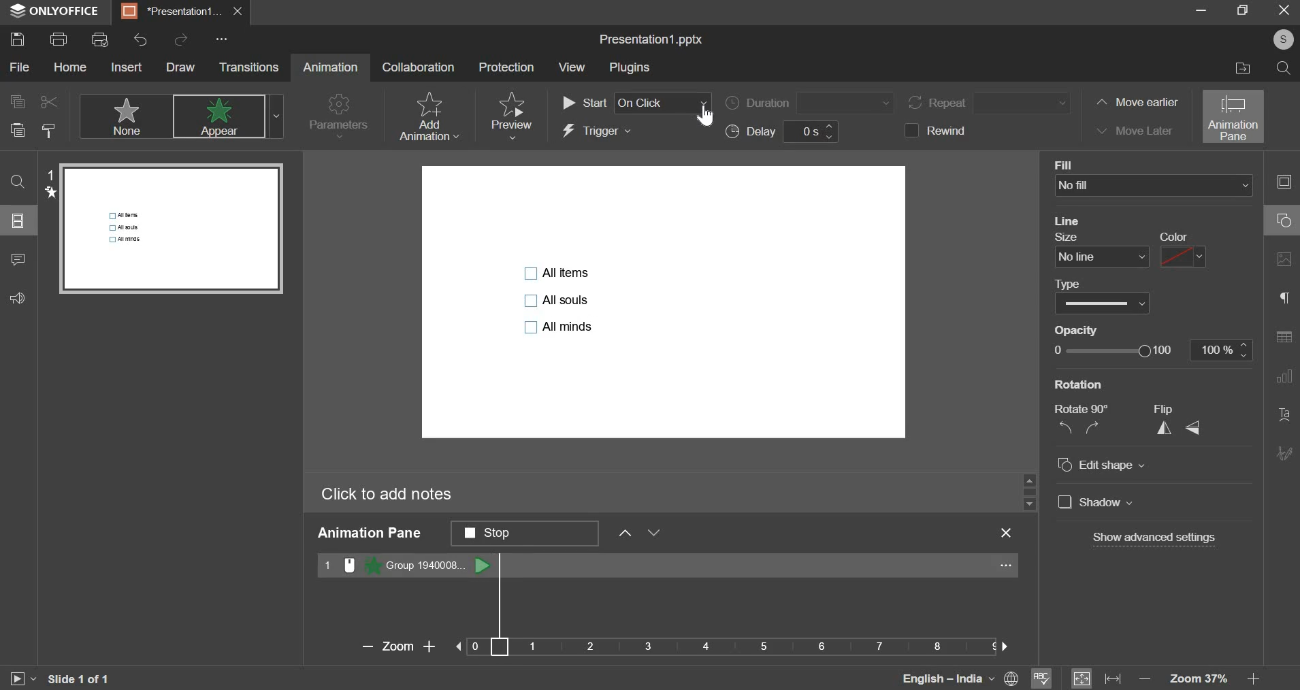  What do you see at coordinates (1284, 318) in the screenshot?
I see `right side bar` at bounding box center [1284, 318].